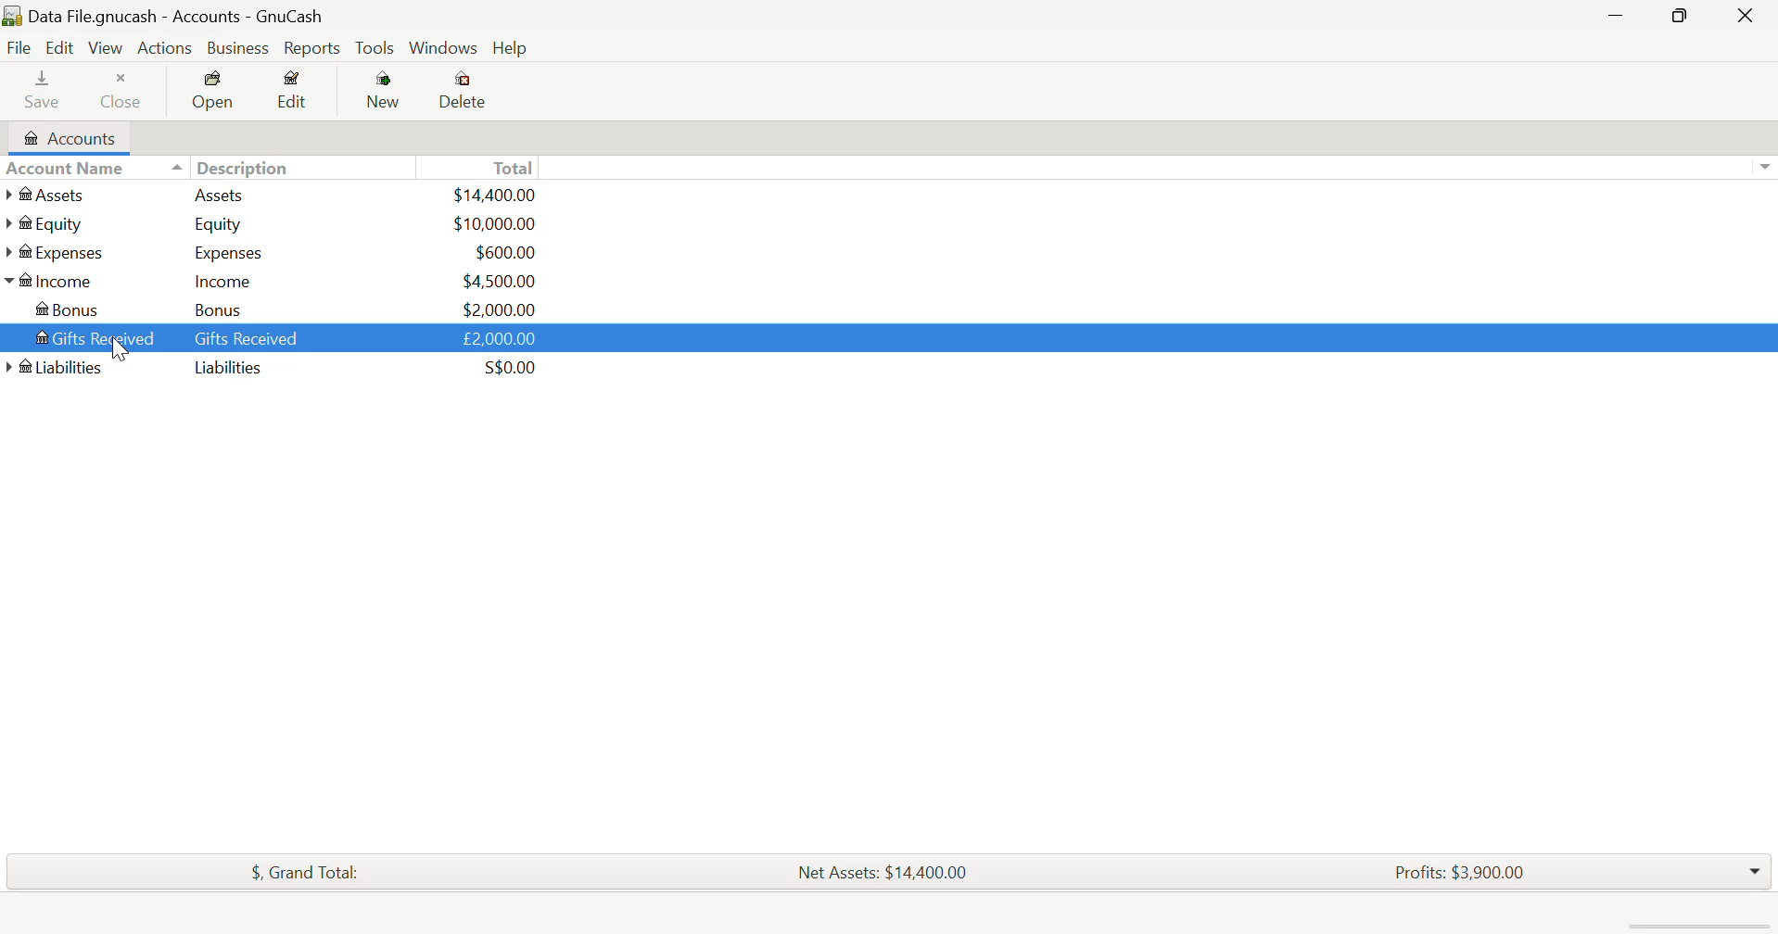 The image size is (1778, 934). Describe the element at coordinates (310, 49) in the screenshot. I see `Reports` at that location.